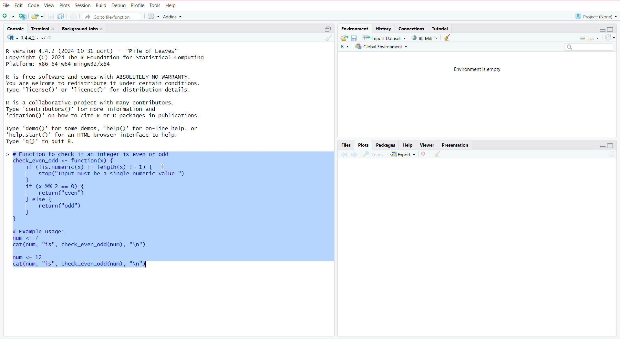 The image size is (620, 339). What do you see at coordinates (51, 16) in the screenshot?
I see `save current document` at bounding box center [51, 16].